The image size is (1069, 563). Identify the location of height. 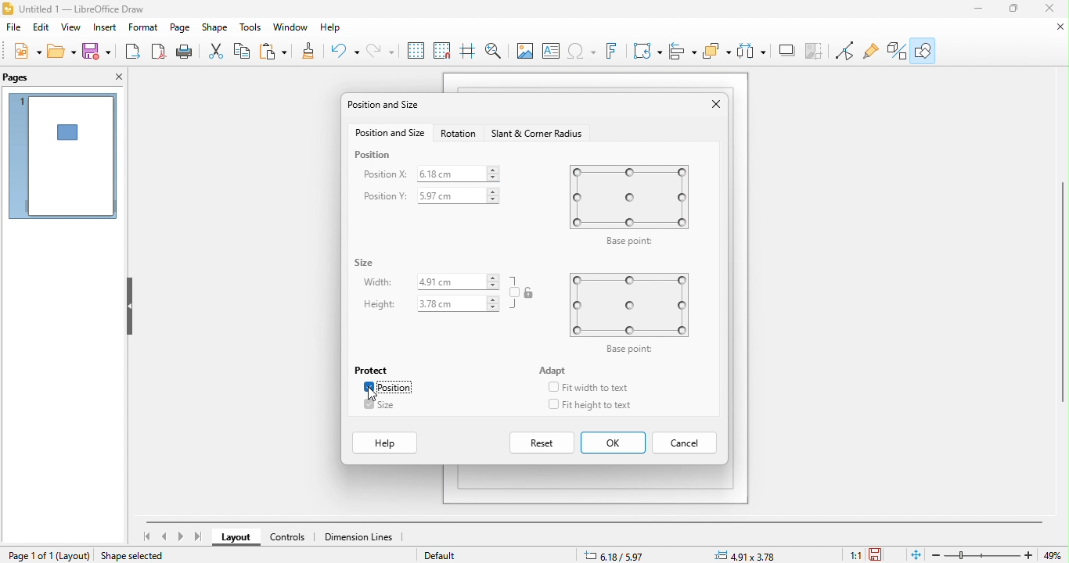
(380, 305).